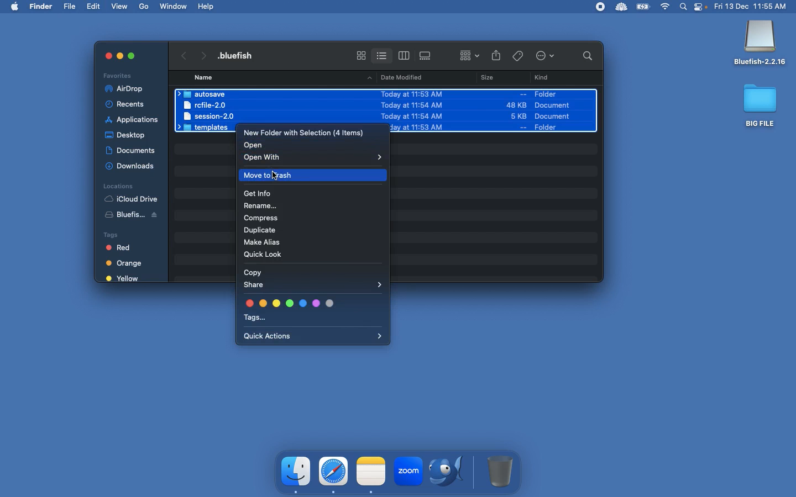 The width and height of the screenshot is (796, 497). What do you see at coordinates (126, 89) in the screenshot?
I see `airdrop` at bounding box center [126, 89].